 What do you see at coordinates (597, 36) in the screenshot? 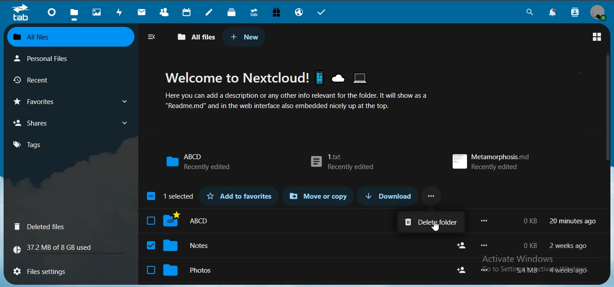
I see `grid view` at bounding box center [597, 36].